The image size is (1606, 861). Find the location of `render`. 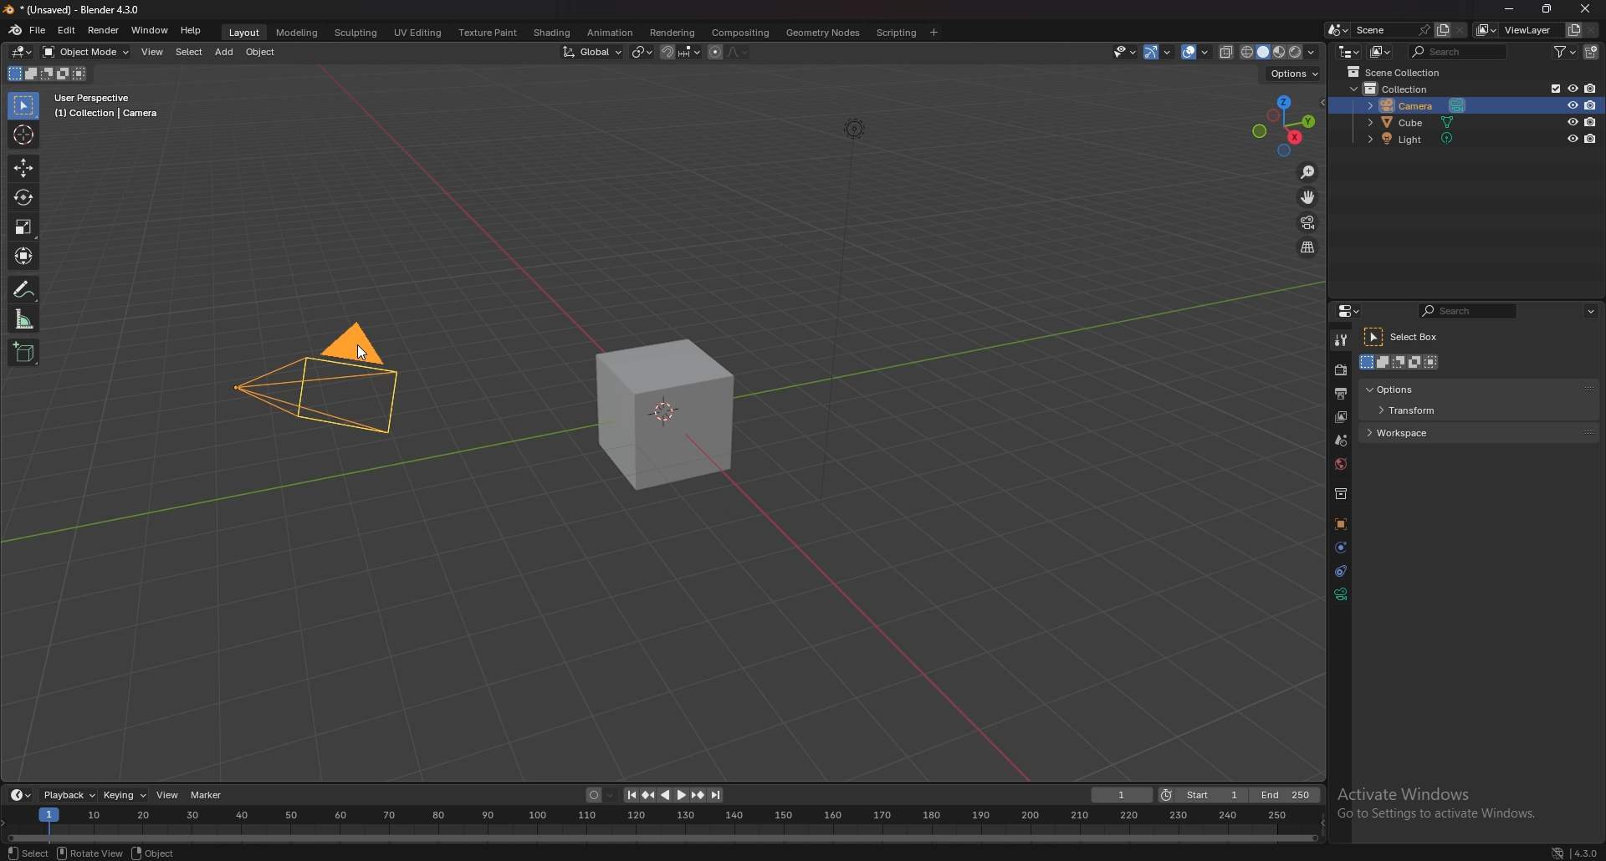

render is located at coordinates (103, 29).